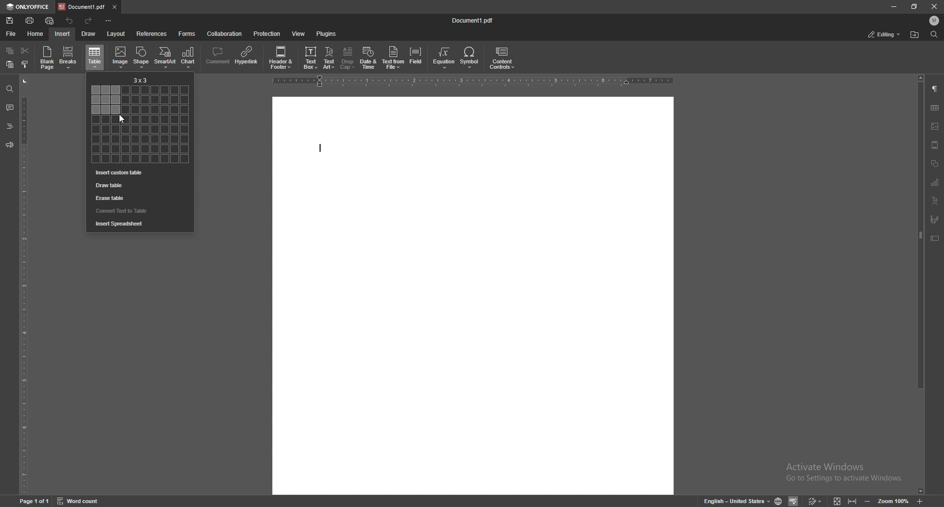 Image resolution: width=944 pixels, height=507 pixels. I want to click on table dimensions selection, so click(141, 124).